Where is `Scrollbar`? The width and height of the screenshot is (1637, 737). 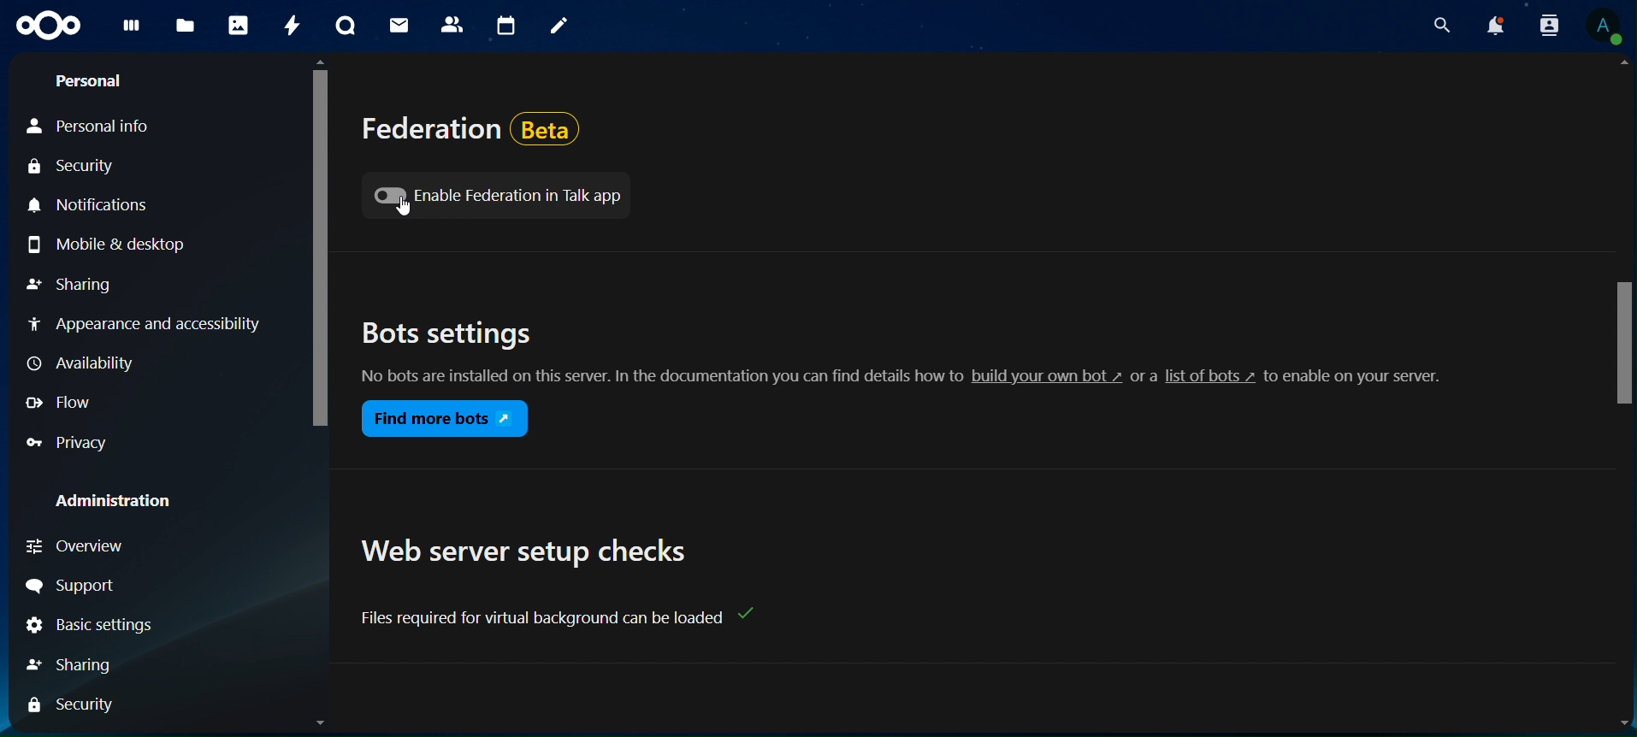 Scrollbar is located at coordinates (1620, 392).